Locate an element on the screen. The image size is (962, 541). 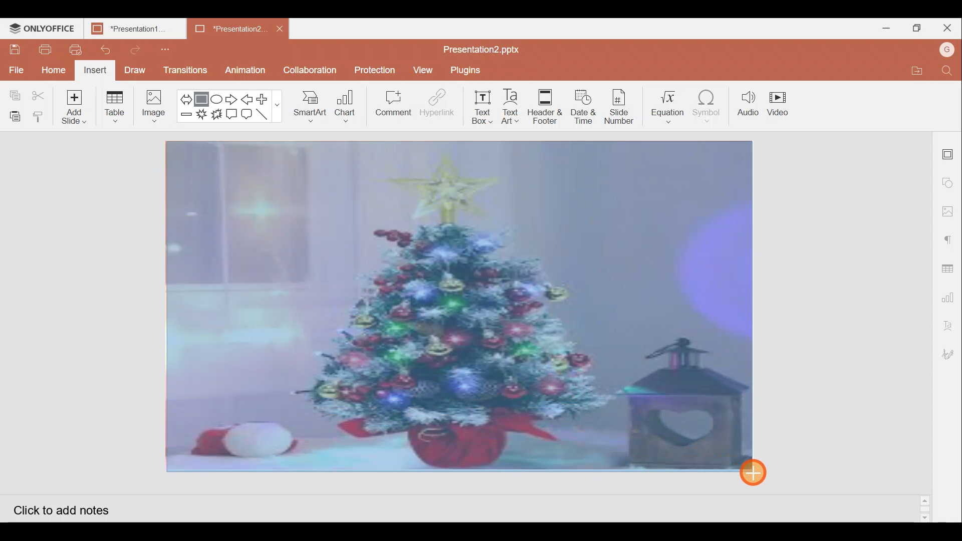
Table settings is located at coordinates (950, 263).